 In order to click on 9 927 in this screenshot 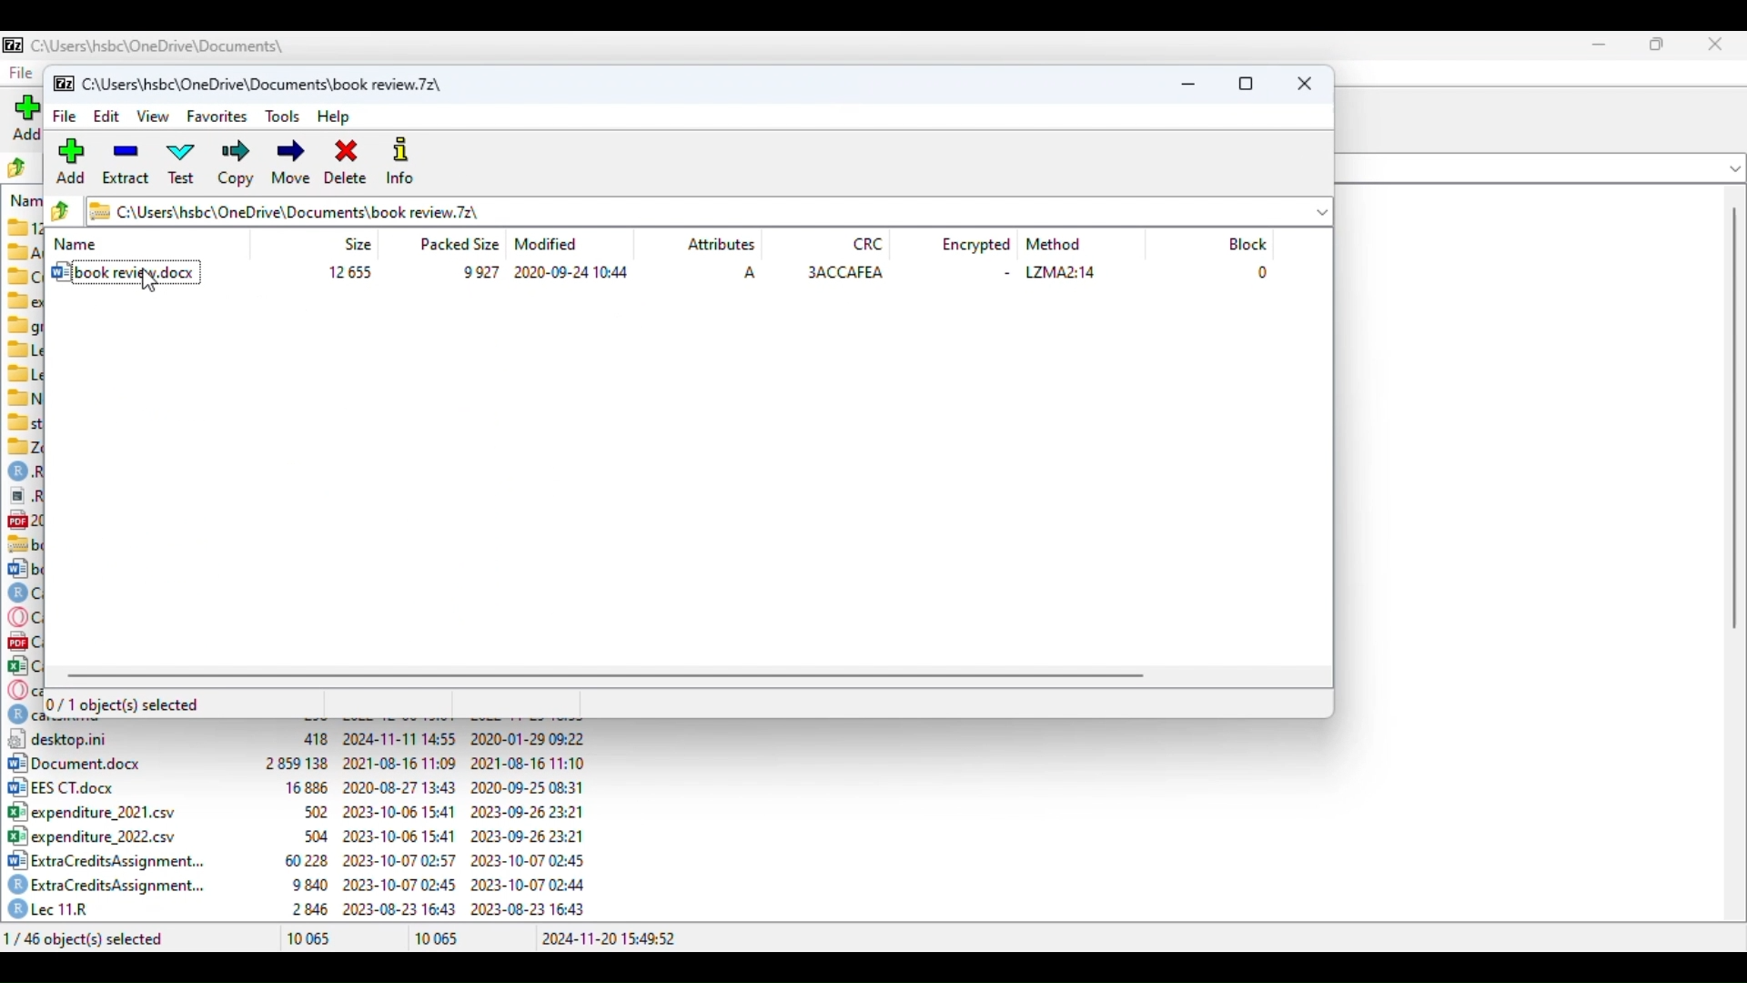, I will do `click(480, 272)`.